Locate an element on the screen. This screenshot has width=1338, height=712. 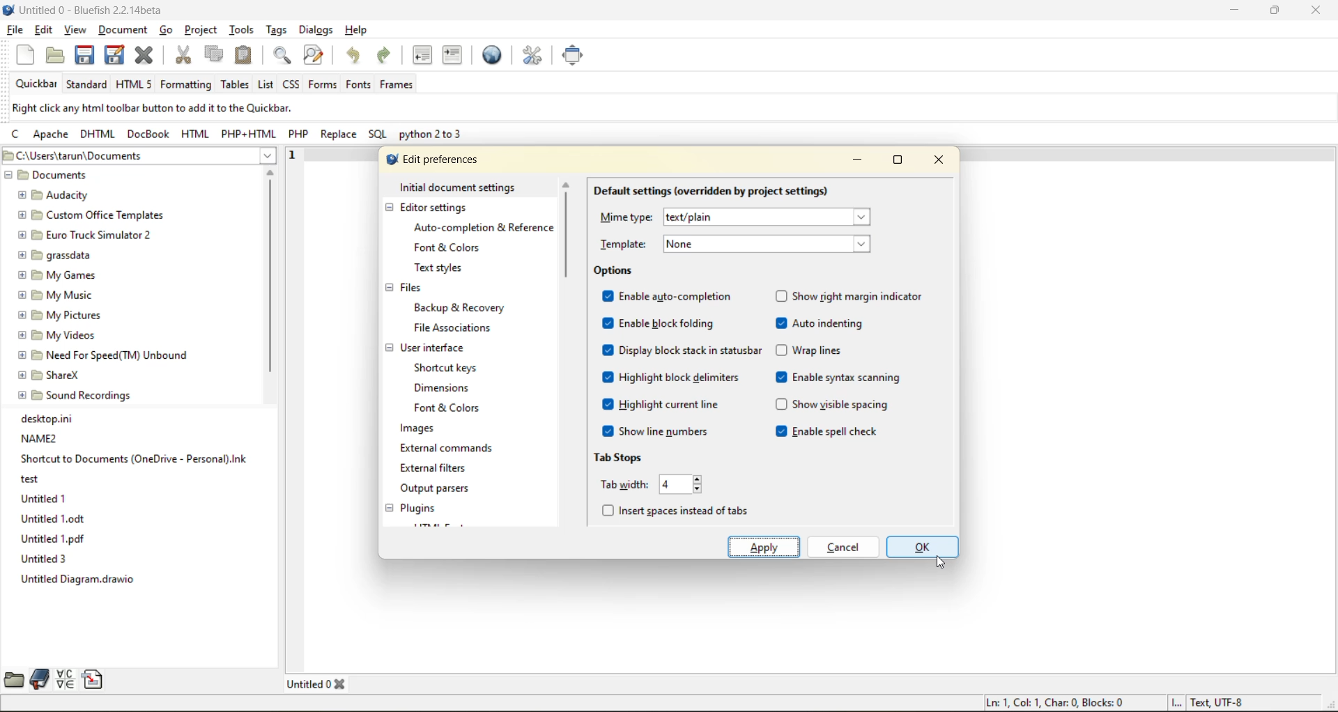
mime type is located at coordinates (744, 216).